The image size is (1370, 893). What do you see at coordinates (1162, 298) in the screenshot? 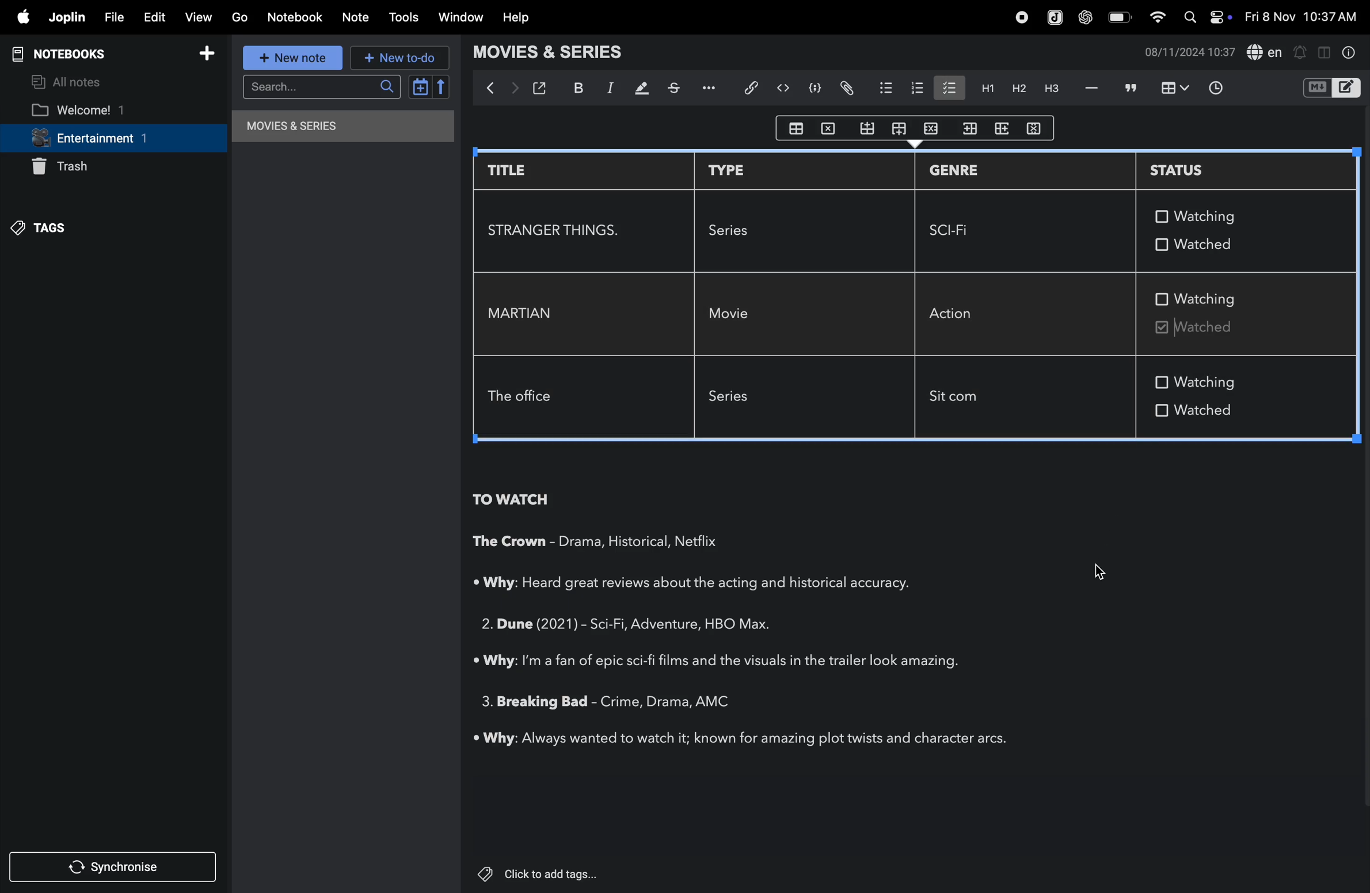
I see `check box` at bounding box center [1162, 298].